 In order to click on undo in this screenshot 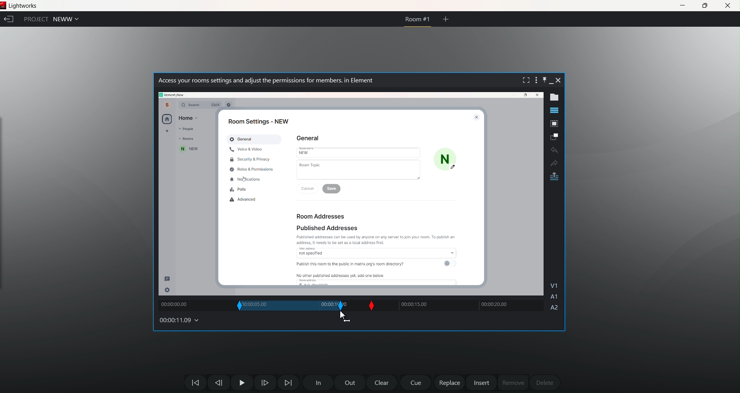, I will do `click(556, 150)`.